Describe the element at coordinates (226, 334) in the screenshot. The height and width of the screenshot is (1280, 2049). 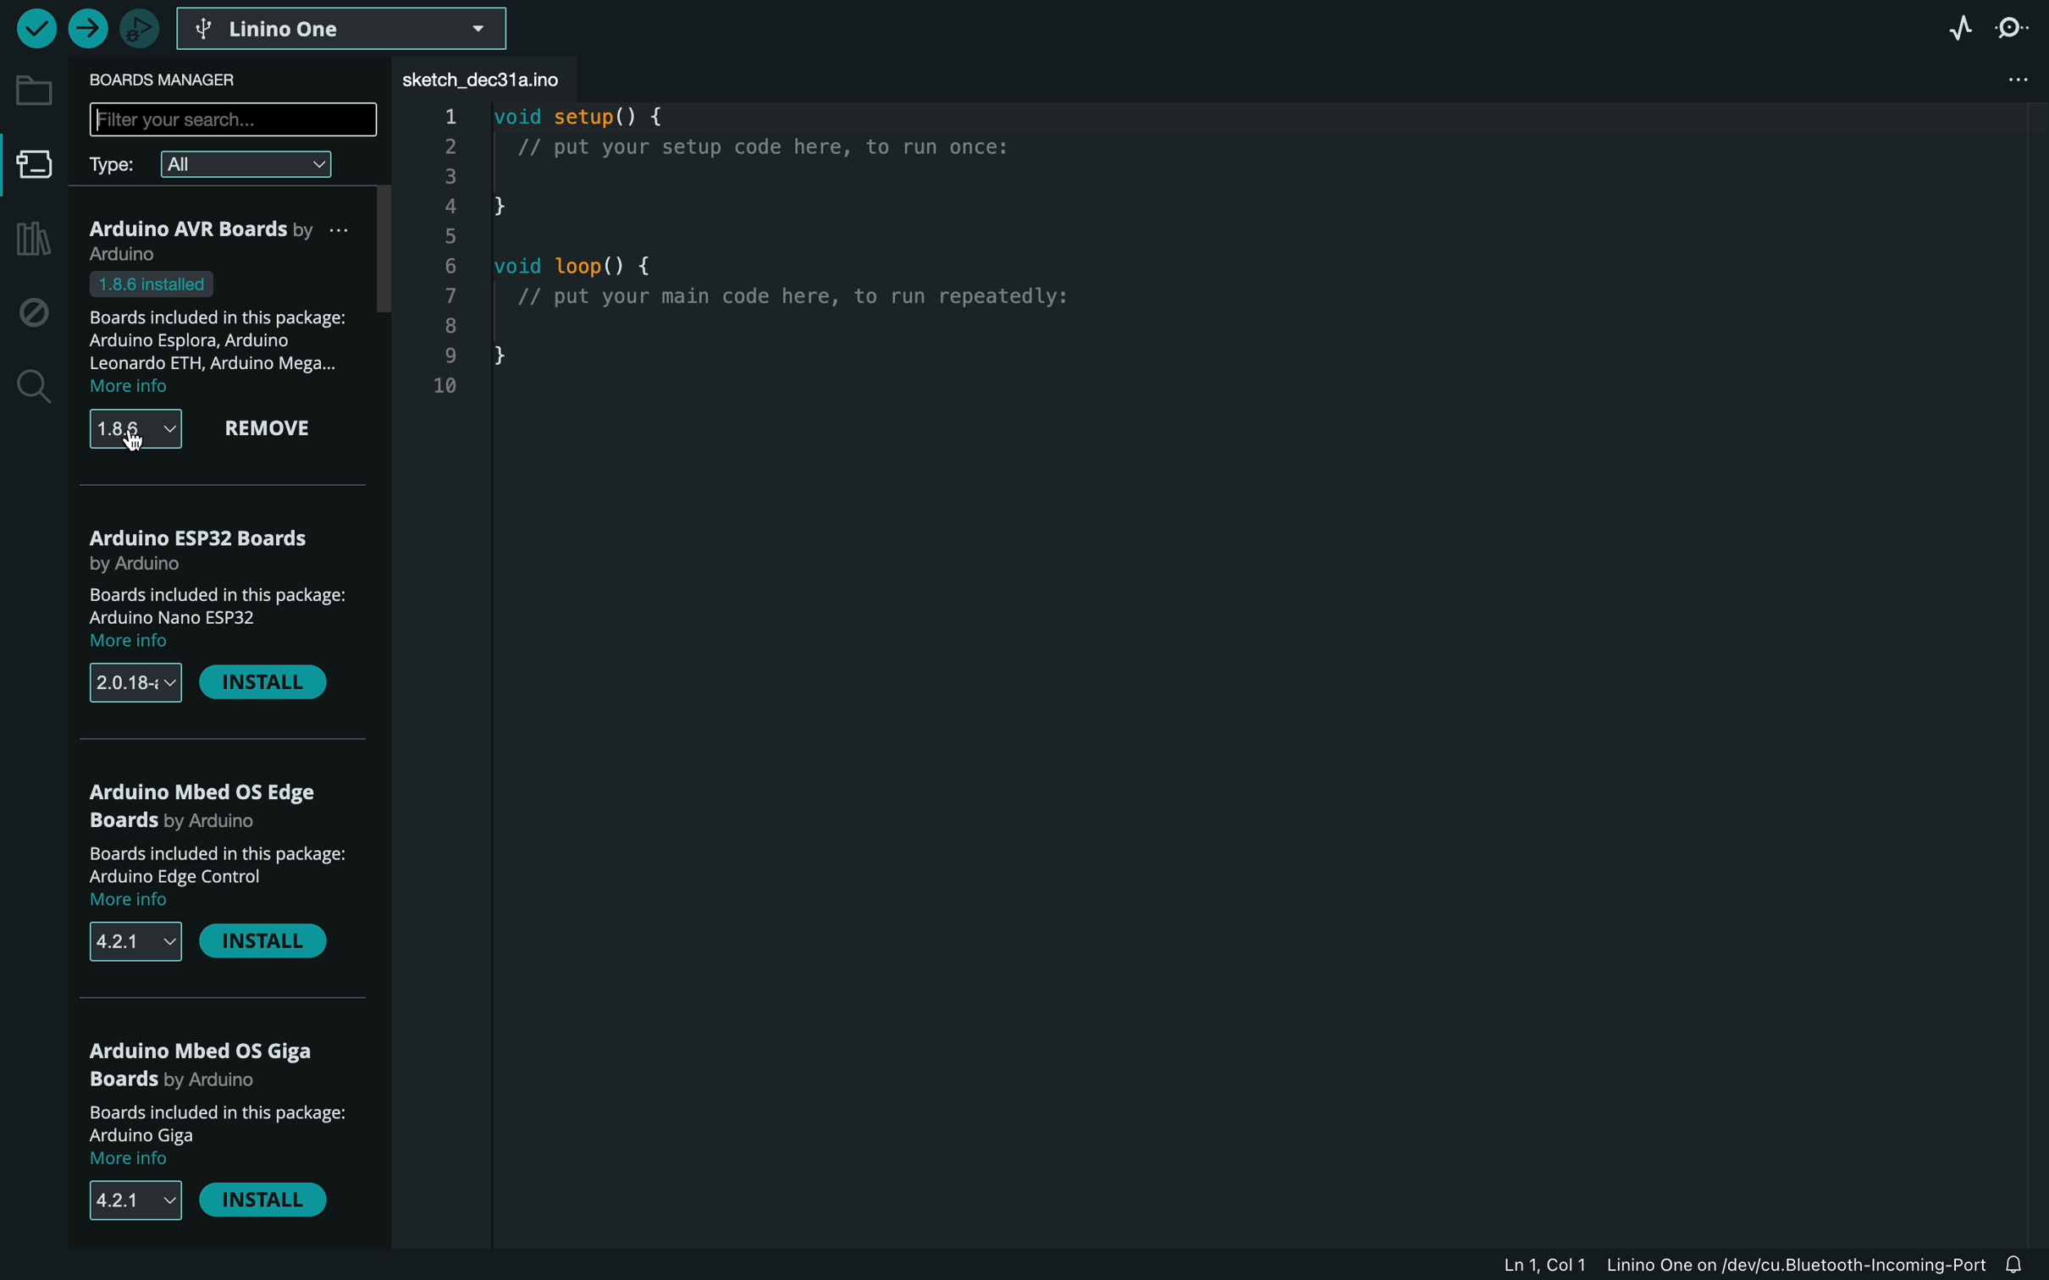
I see `description` at that location.